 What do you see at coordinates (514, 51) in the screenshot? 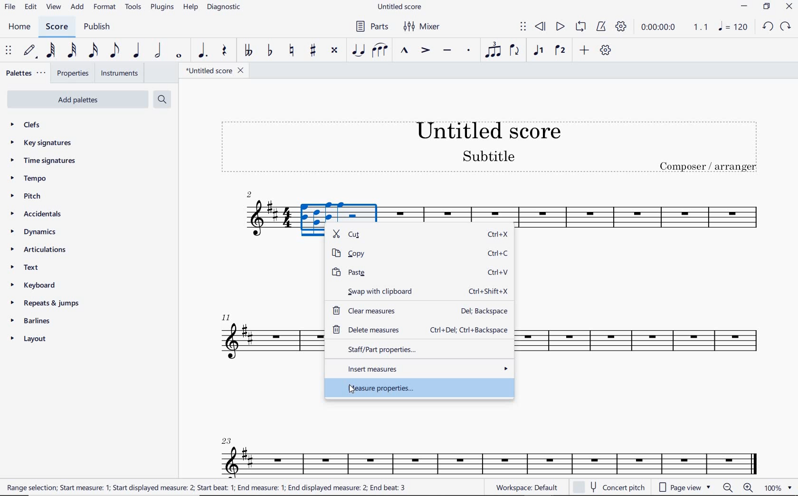
I see `FLIP DIRECTION` at bounding box center [514, 51].